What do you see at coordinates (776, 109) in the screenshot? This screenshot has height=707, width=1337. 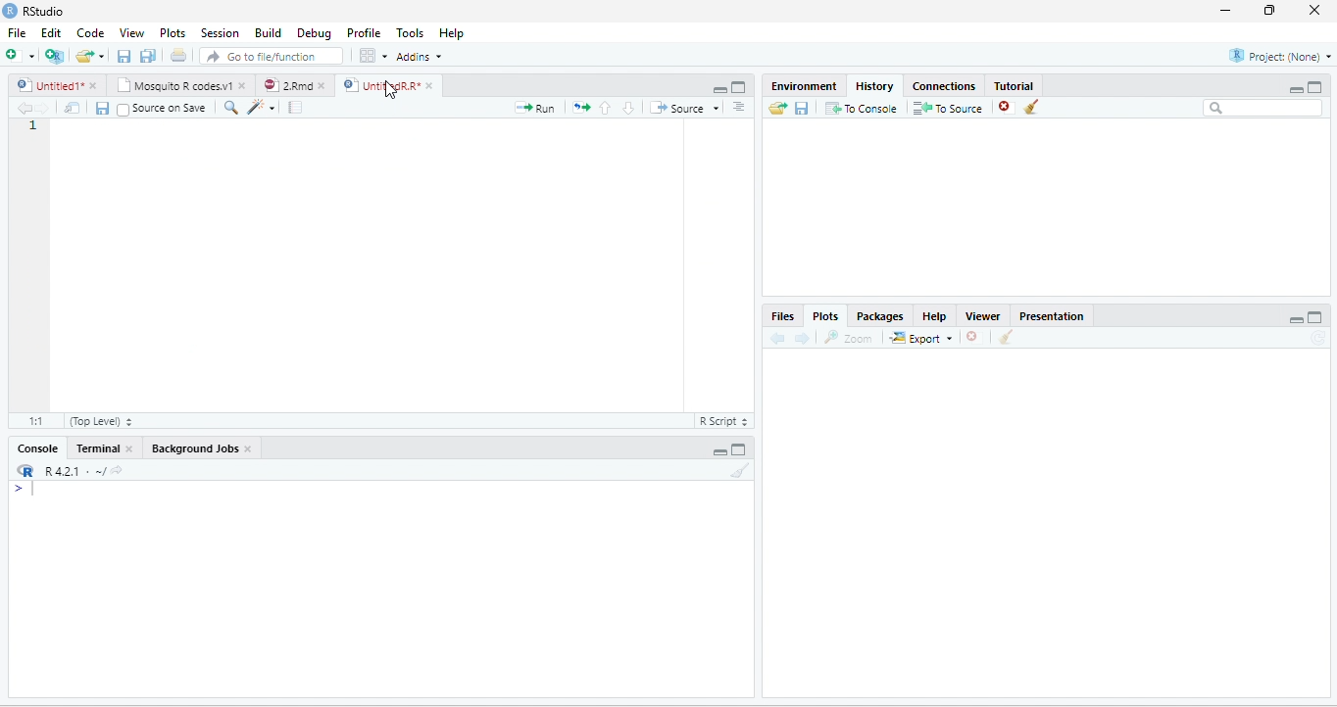 I see `Load history from an existing file` at bounding box center [776, 109].